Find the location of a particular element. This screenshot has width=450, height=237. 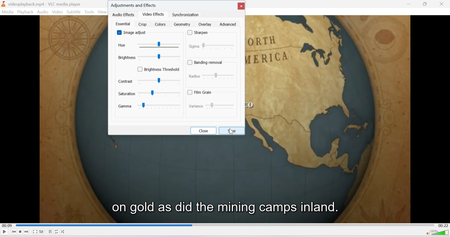

00:09 is located at coordinates (6, 225).